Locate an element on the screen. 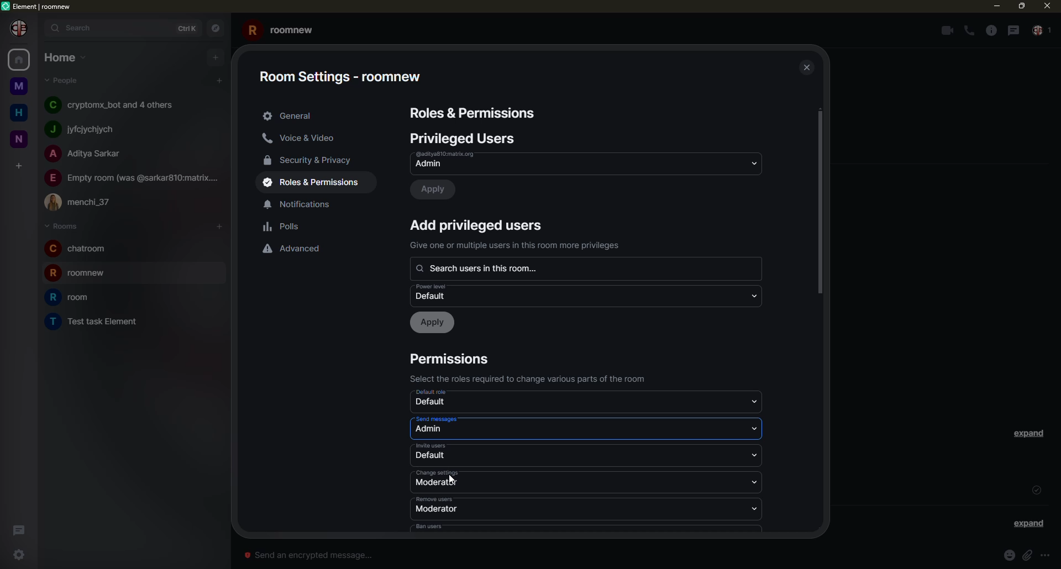 The height and width of the screenshot is (569, 1061). admin is located at coordinates (457, 160).